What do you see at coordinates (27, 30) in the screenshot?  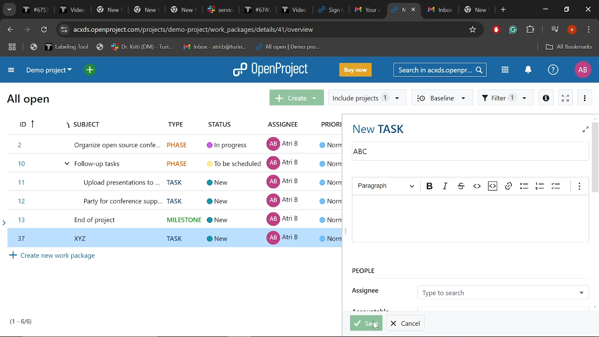 I see `next page` at bounding box center [27, 30].